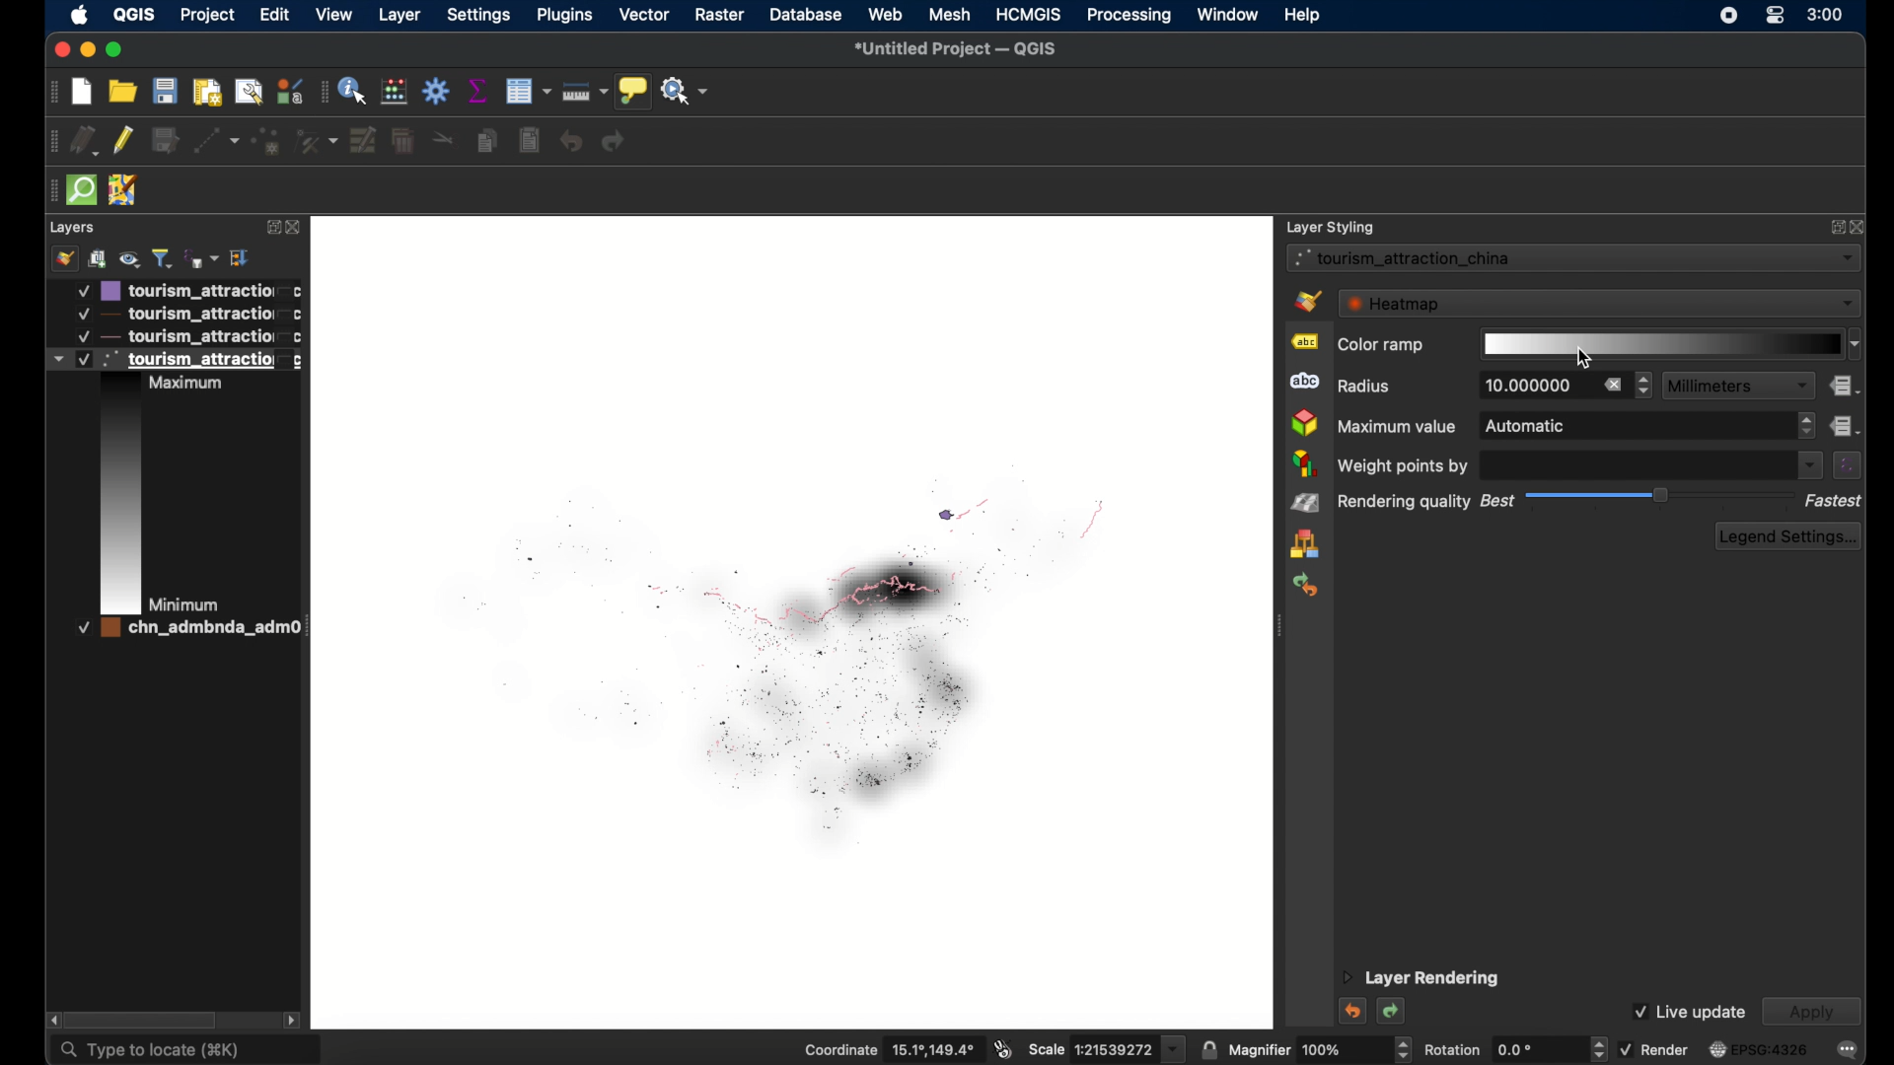  I want to click on shading rendere, so click(1305, 505).